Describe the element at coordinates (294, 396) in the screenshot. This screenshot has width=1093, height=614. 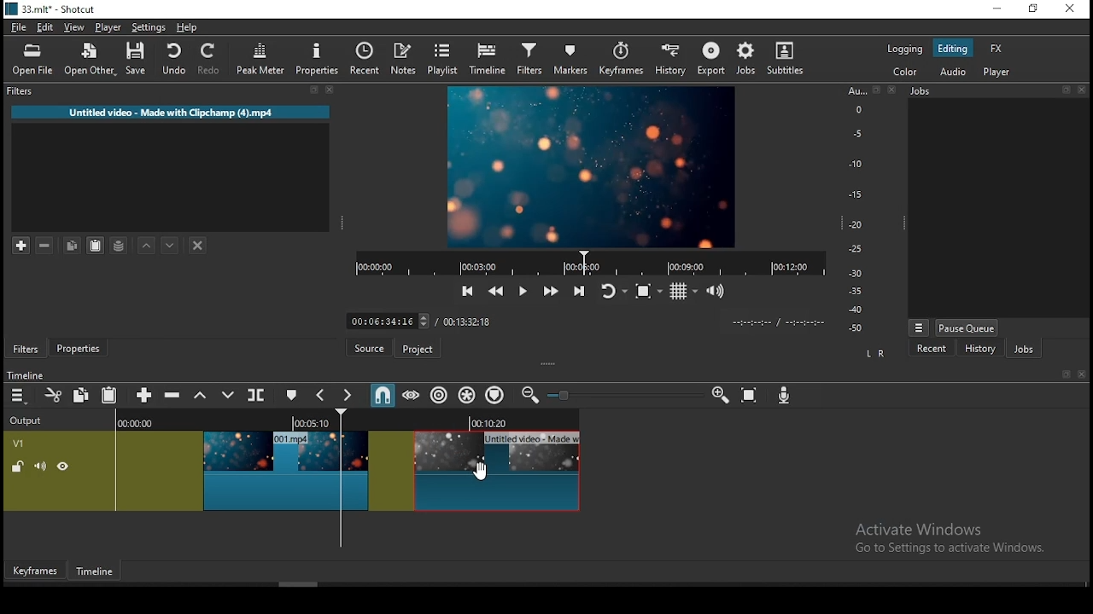
I see `create/edit marker` at that location.